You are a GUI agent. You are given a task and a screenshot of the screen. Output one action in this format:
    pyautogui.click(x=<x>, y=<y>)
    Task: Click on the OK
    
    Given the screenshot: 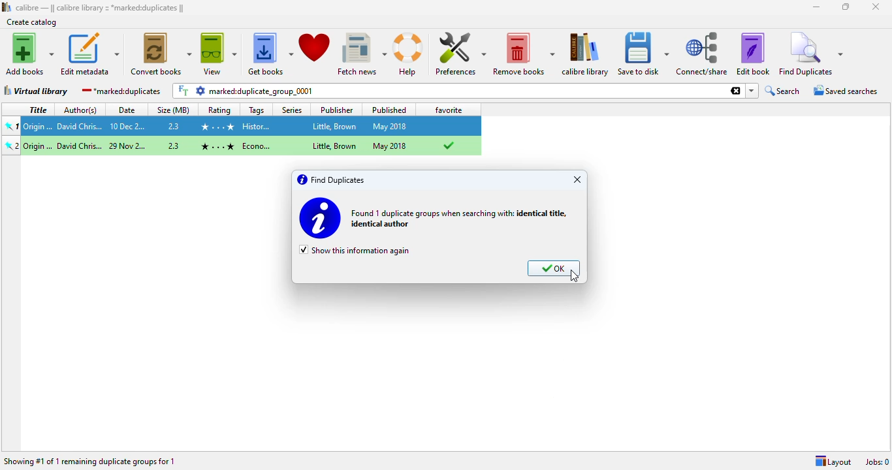 What is the action you would take?
    pyautogui.click(x=553, y=268)
    